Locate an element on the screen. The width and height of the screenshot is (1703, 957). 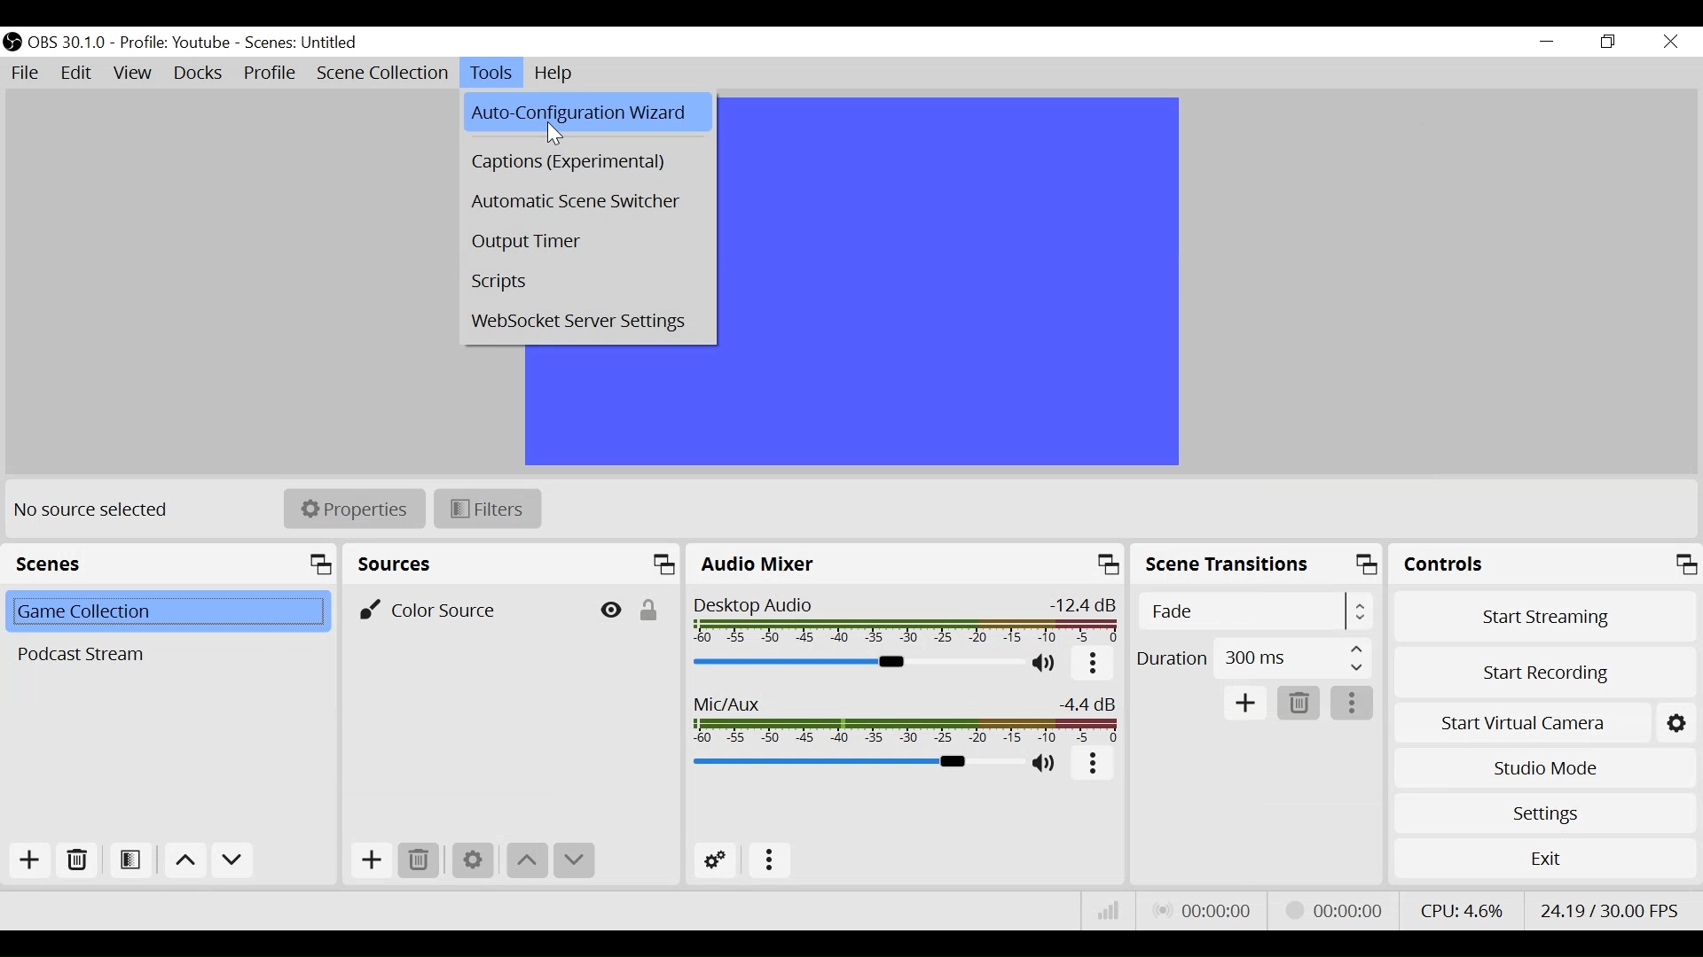
Select Duration is located at coordinates (1254, 657).